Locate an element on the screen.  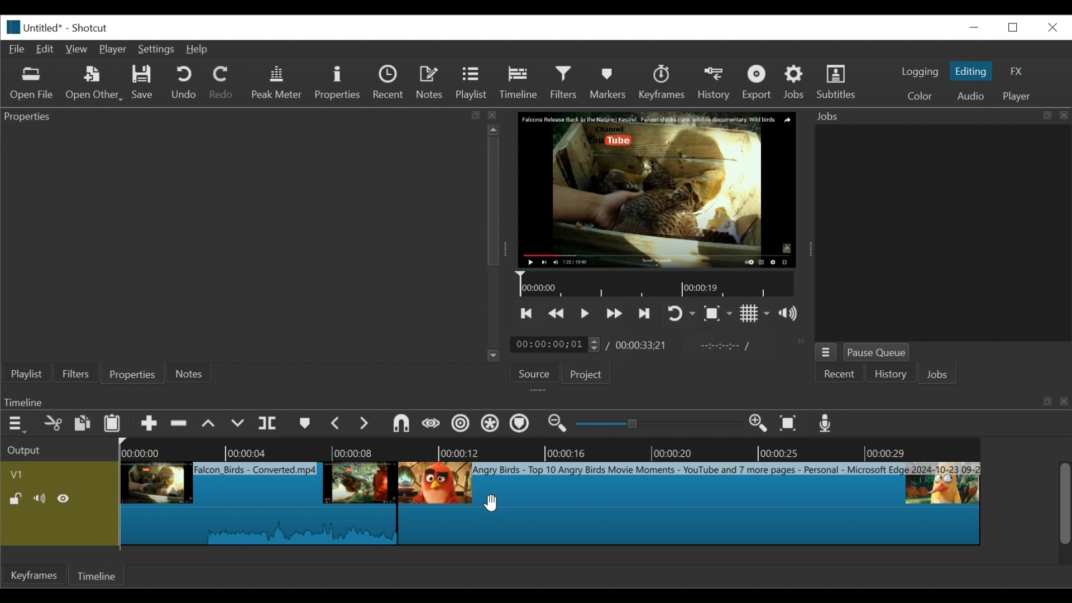
Media Viewer is located at coordinates (656, 189).